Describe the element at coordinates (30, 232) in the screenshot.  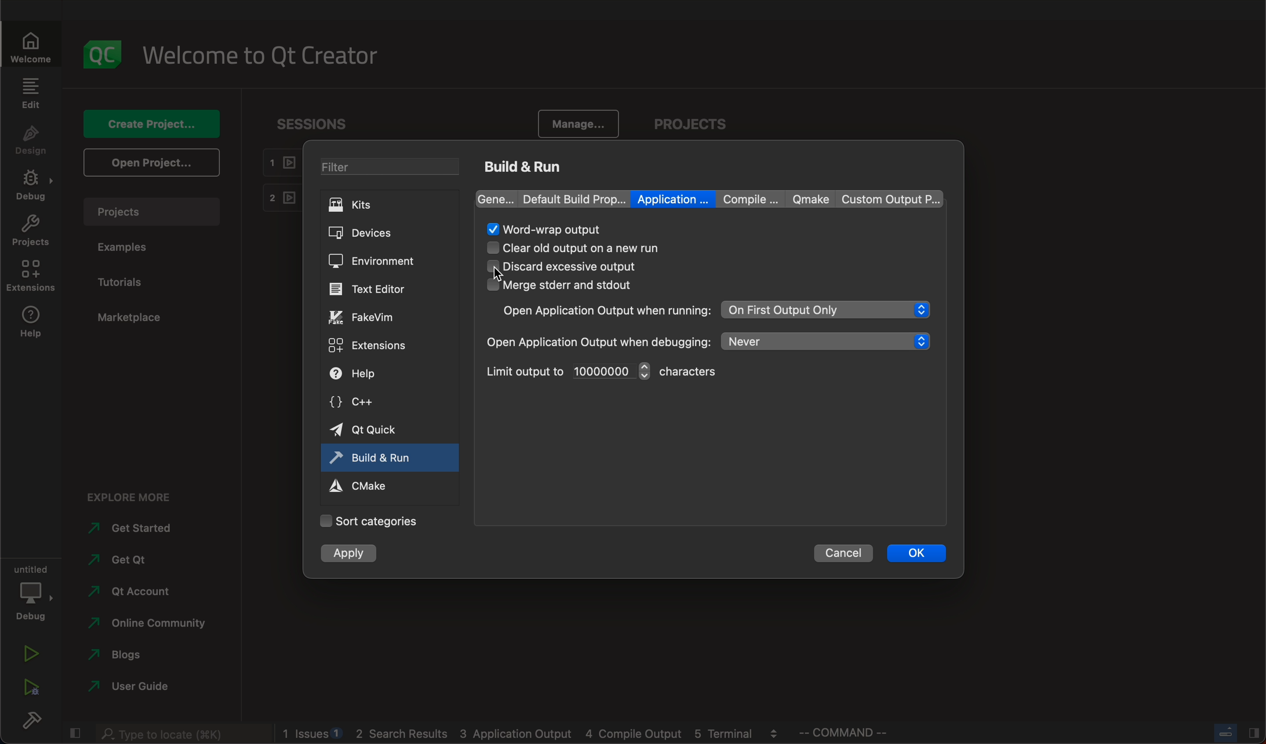
I see `projects` at that location.